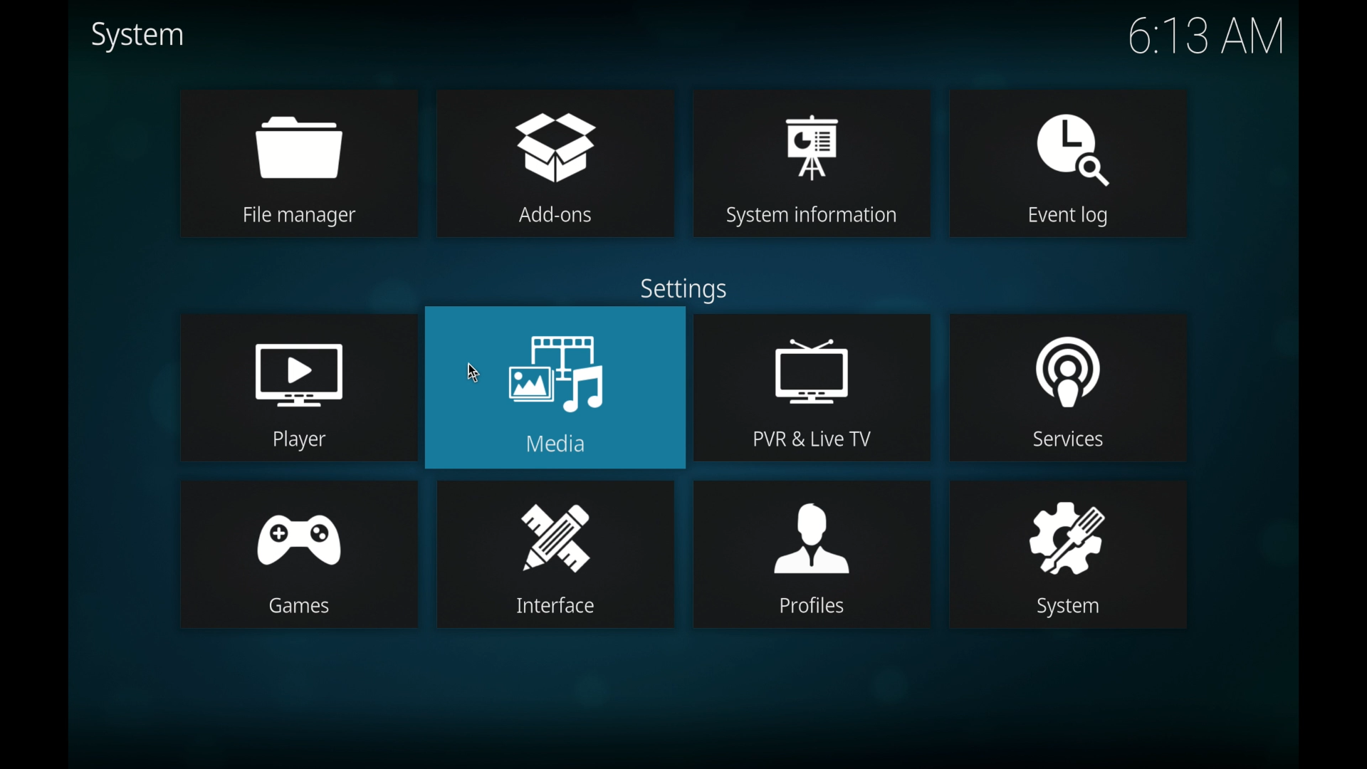 This screenshot has width=1367, height=769. I want to click on system, so click(1068, 555).